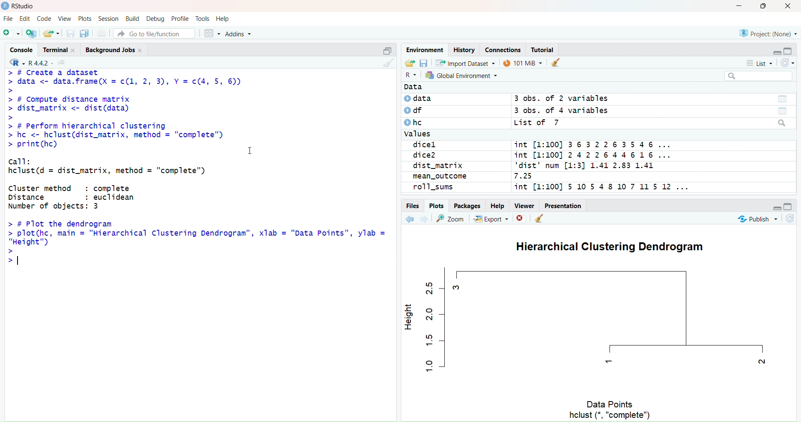  I want to click on Code, so click(45, 19).